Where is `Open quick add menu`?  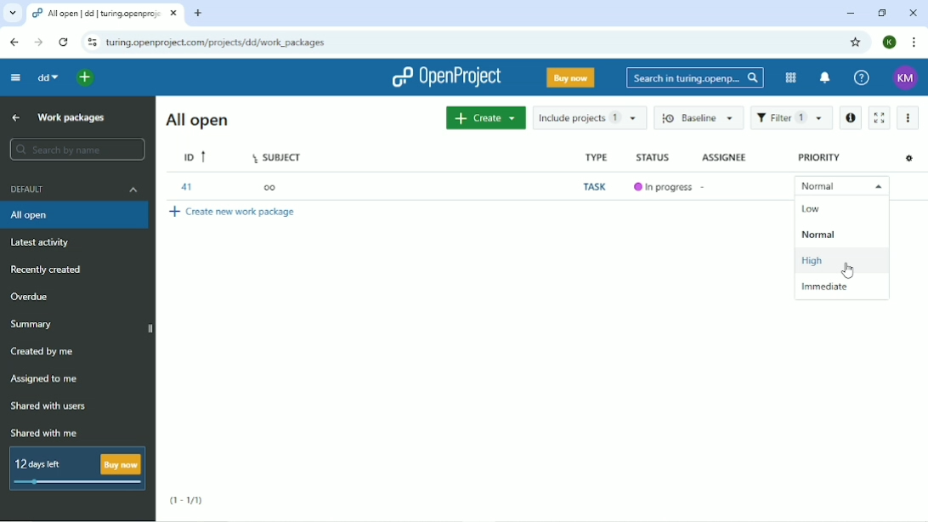 Open quick add menu is located at coordinates (86, 77).